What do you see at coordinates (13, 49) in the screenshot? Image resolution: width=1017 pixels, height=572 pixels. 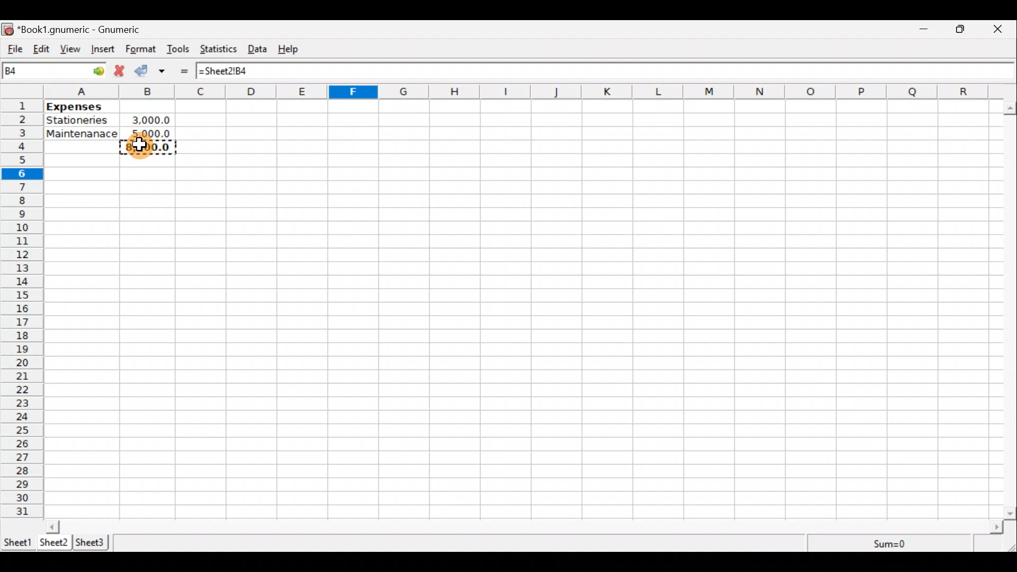 I see `File` at bounding box center [13, 49].